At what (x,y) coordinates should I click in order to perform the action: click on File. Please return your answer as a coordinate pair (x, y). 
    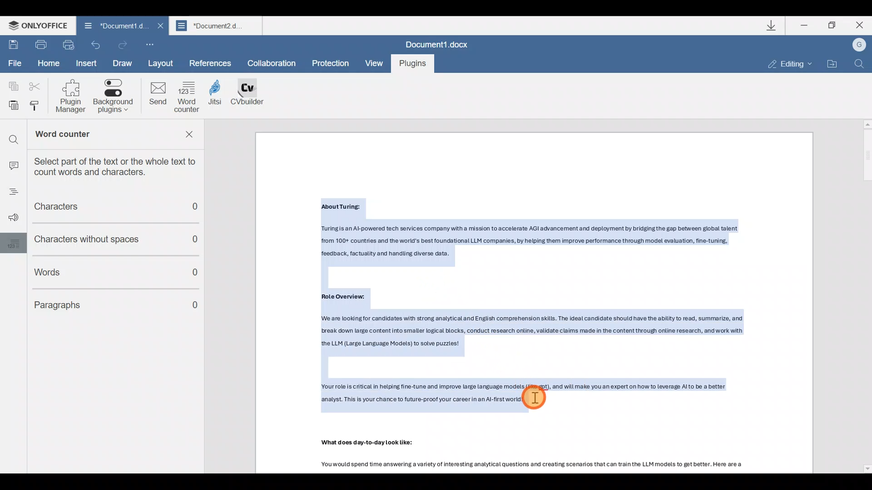
    Looking at the image, I should click on (15, 64).